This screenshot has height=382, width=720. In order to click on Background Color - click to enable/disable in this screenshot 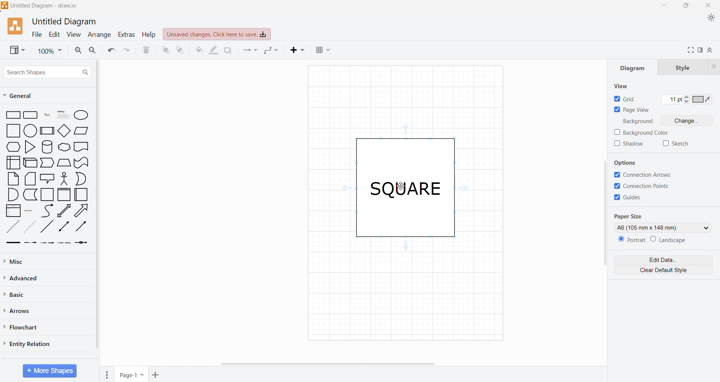, I will do `click(641, 133)`.